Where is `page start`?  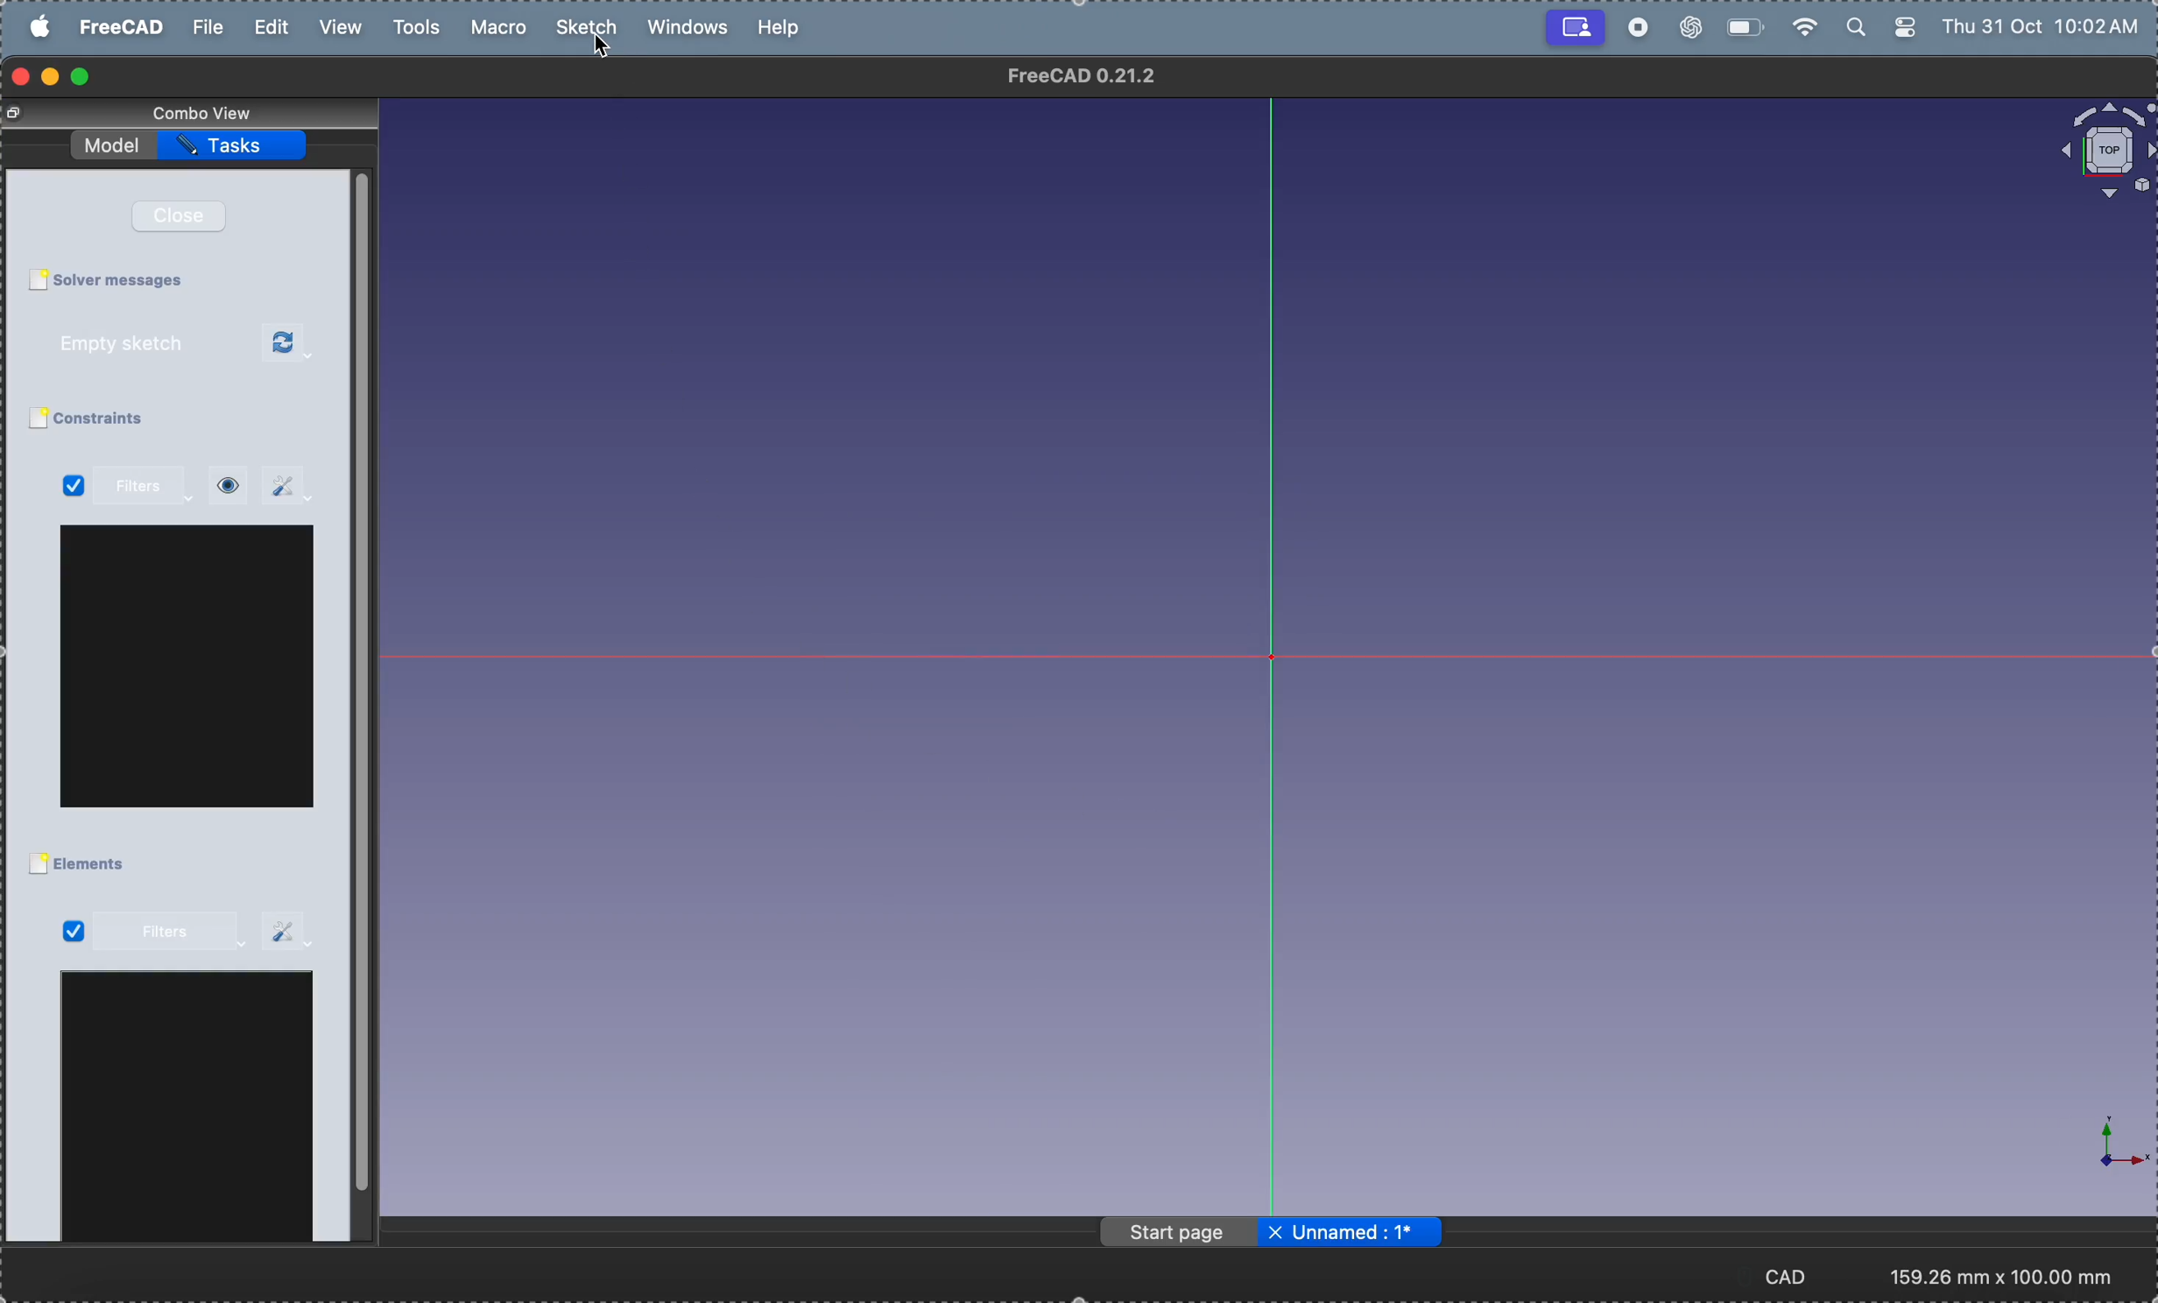 page start is located at coordinates (1181, 1234).